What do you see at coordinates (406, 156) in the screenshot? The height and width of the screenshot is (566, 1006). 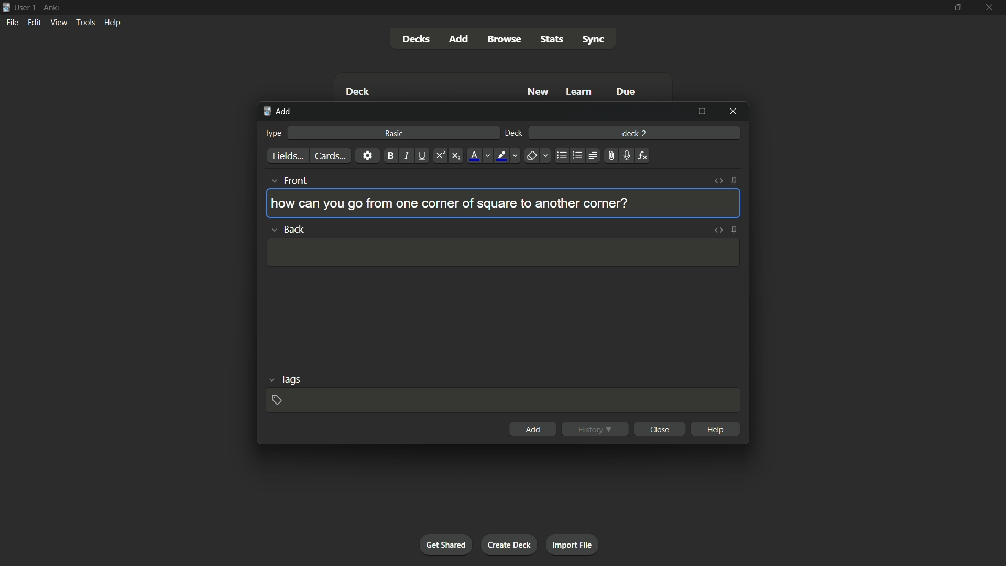 I see `italic` at bounding box center [406, 156].